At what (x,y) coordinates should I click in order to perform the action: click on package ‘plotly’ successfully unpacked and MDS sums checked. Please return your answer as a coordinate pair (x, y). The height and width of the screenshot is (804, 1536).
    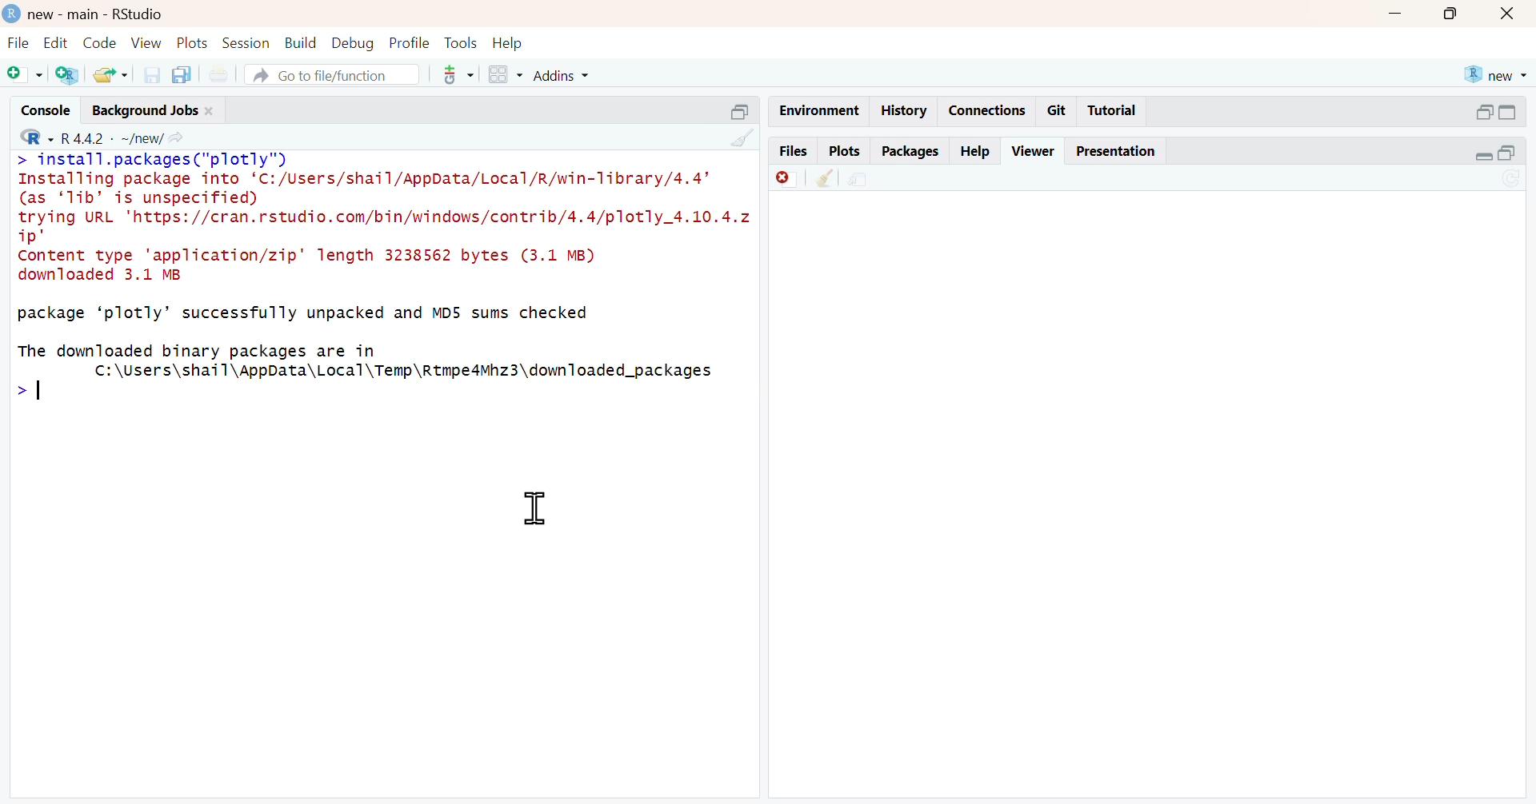
    Looking at the image, I should click on (302, 315).